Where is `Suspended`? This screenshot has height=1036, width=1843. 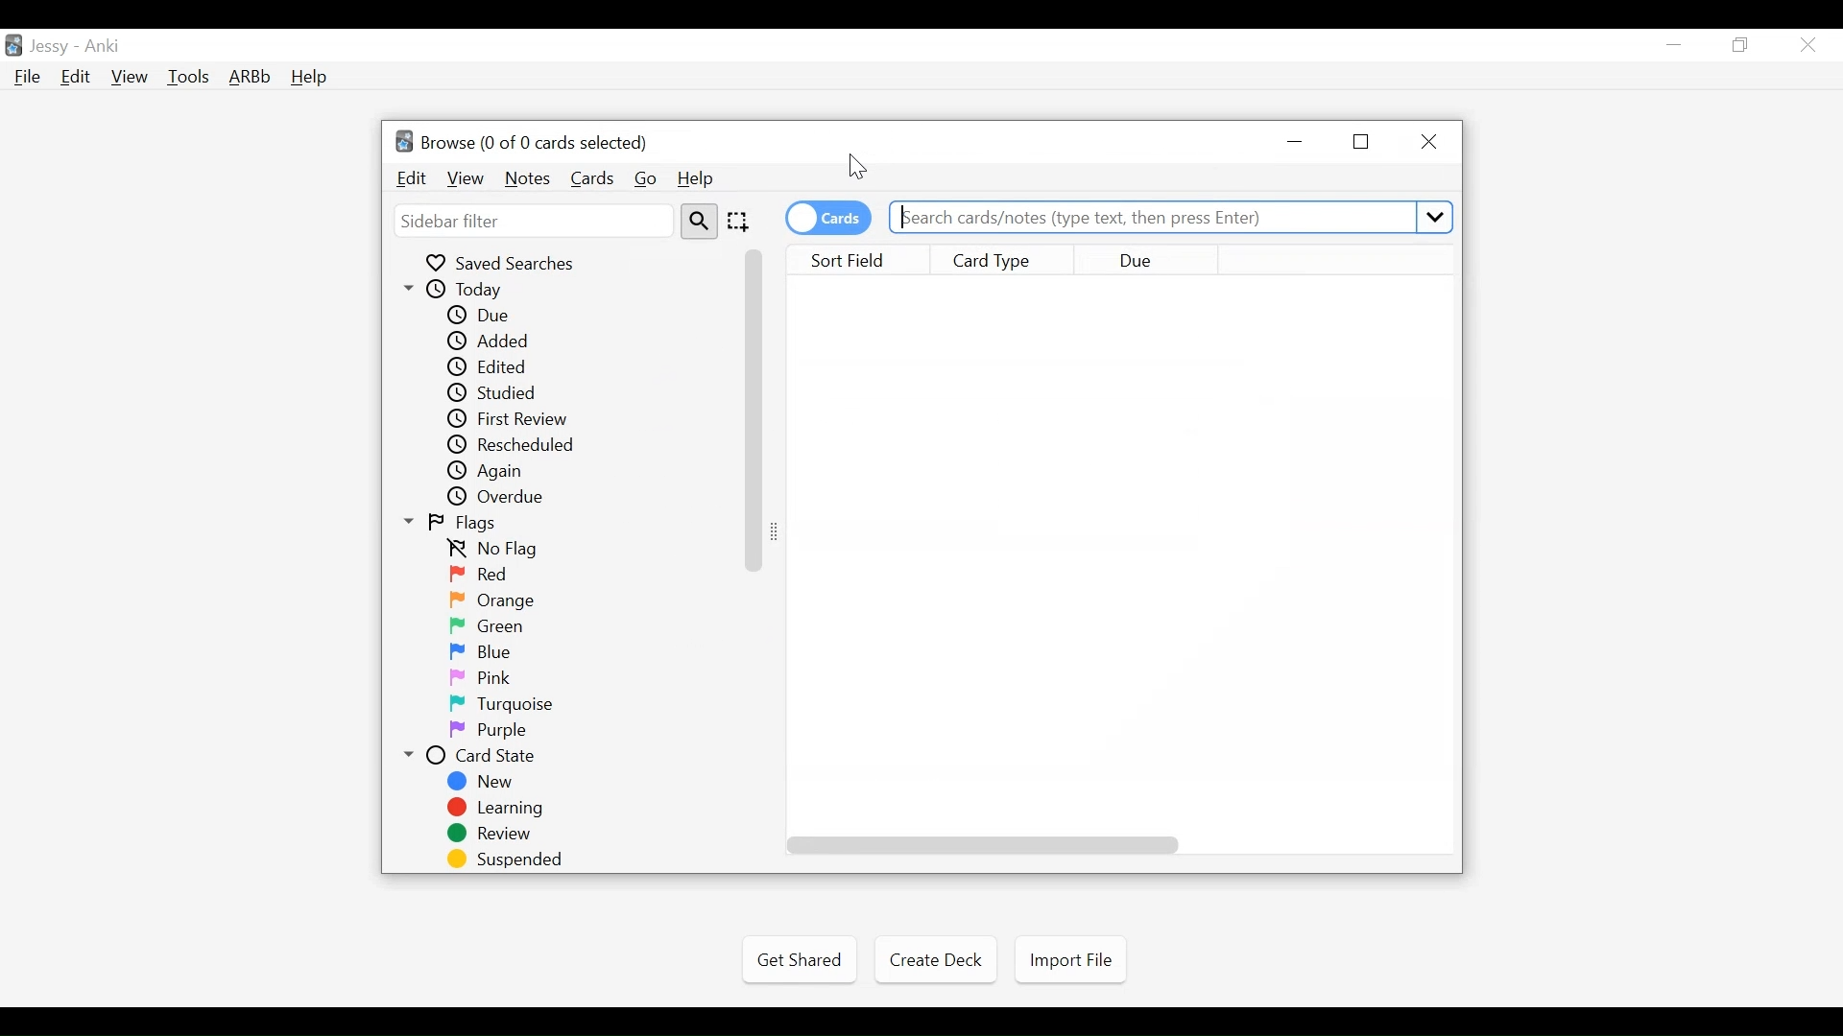
Suspended is located at coordinates (509, 859).